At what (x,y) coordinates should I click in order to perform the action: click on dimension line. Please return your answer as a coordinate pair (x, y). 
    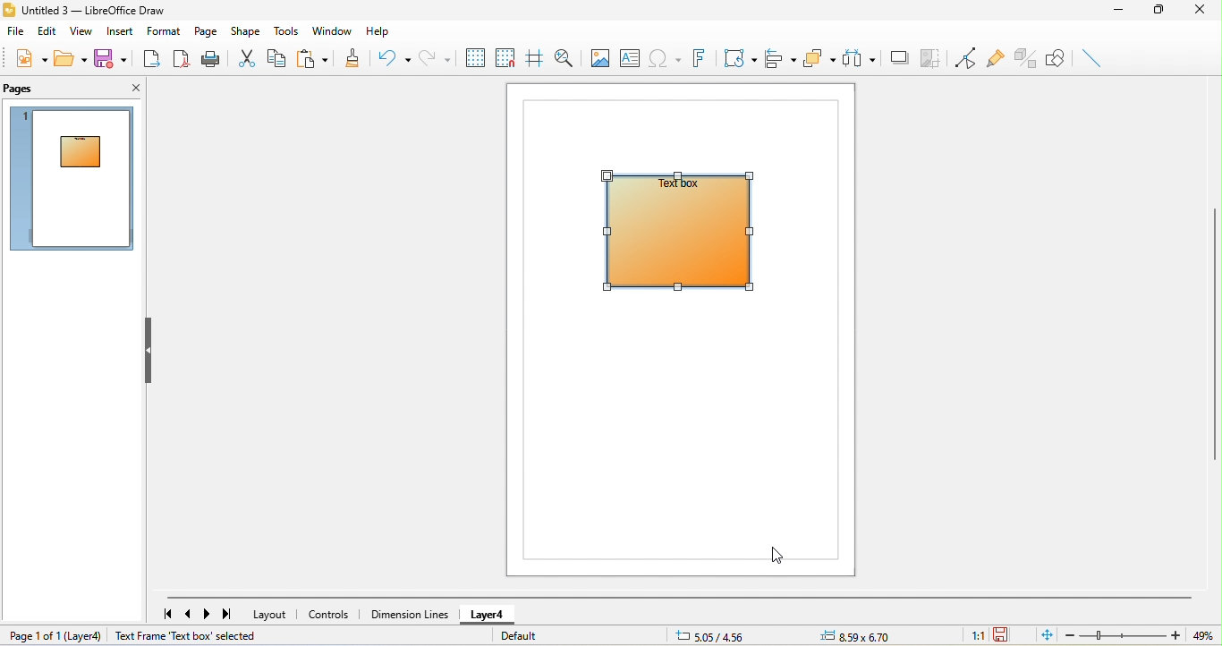
    Looking at the image, I should click on (408, 613).